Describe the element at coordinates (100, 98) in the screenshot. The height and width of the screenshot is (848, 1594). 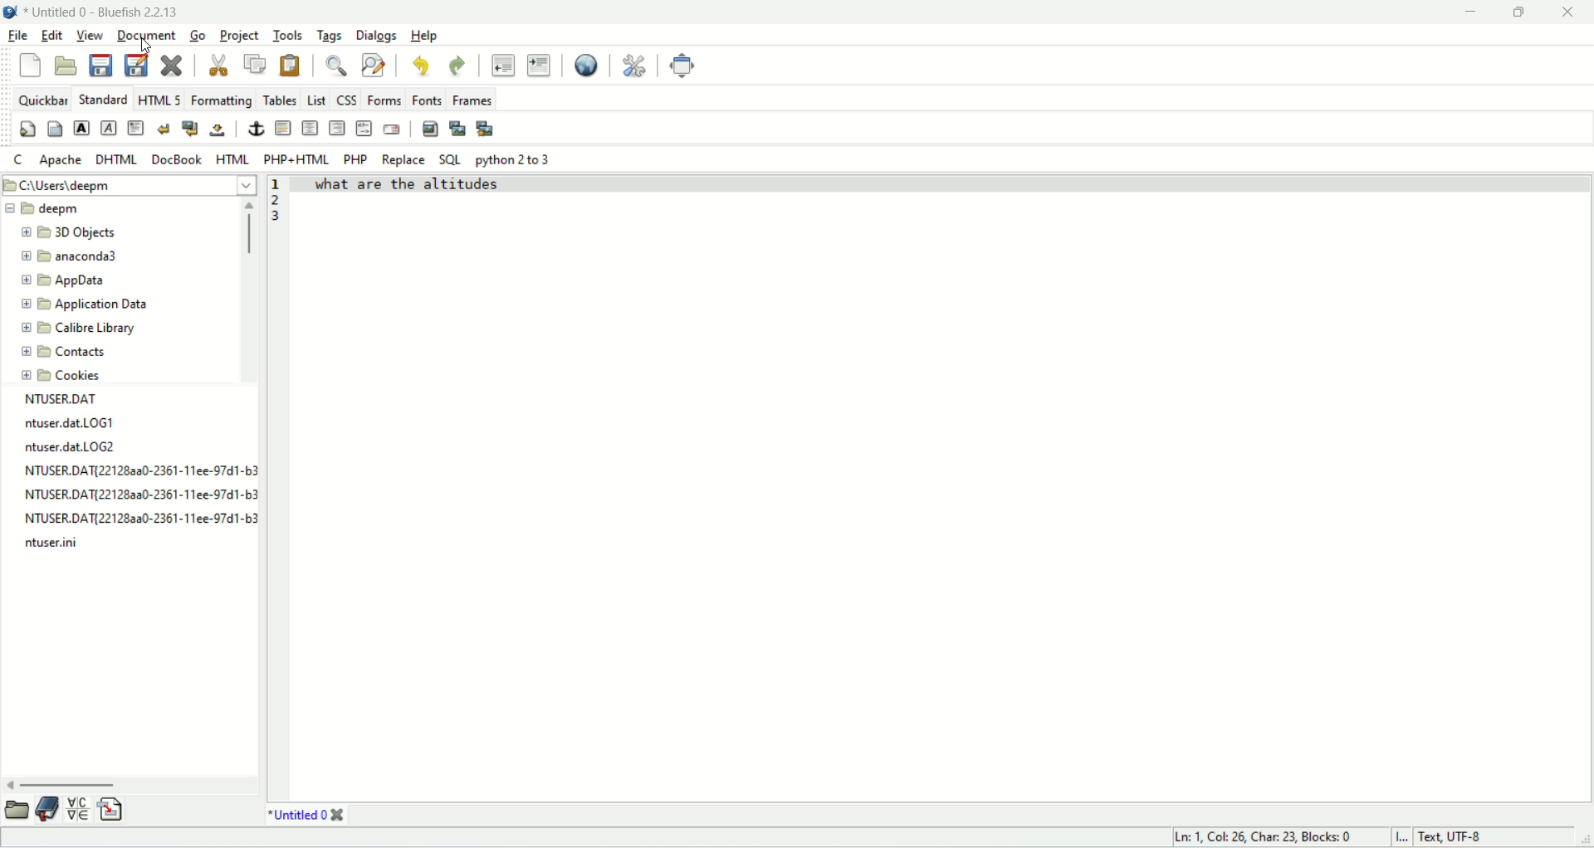
I see `standard` at that location.